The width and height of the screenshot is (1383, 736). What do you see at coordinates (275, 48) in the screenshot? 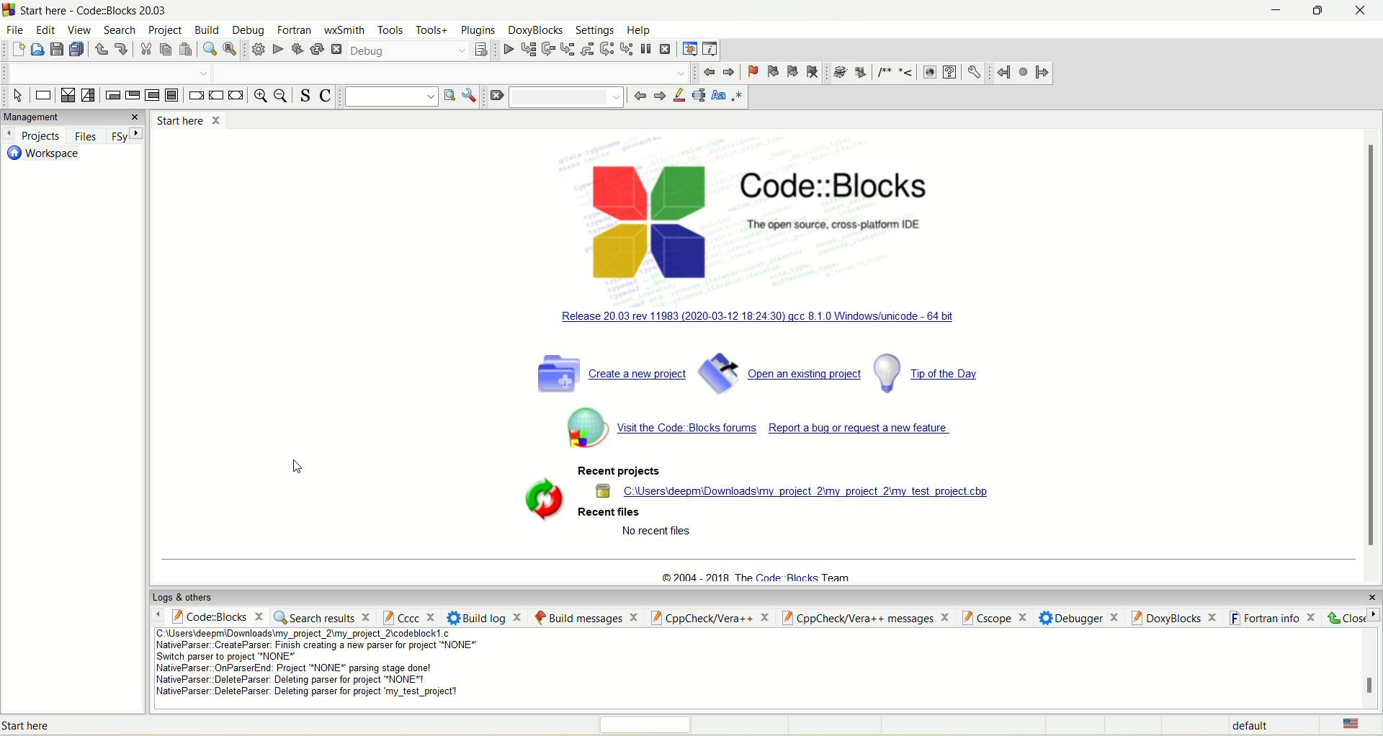
I see `run` at bounding box center [275, 48].